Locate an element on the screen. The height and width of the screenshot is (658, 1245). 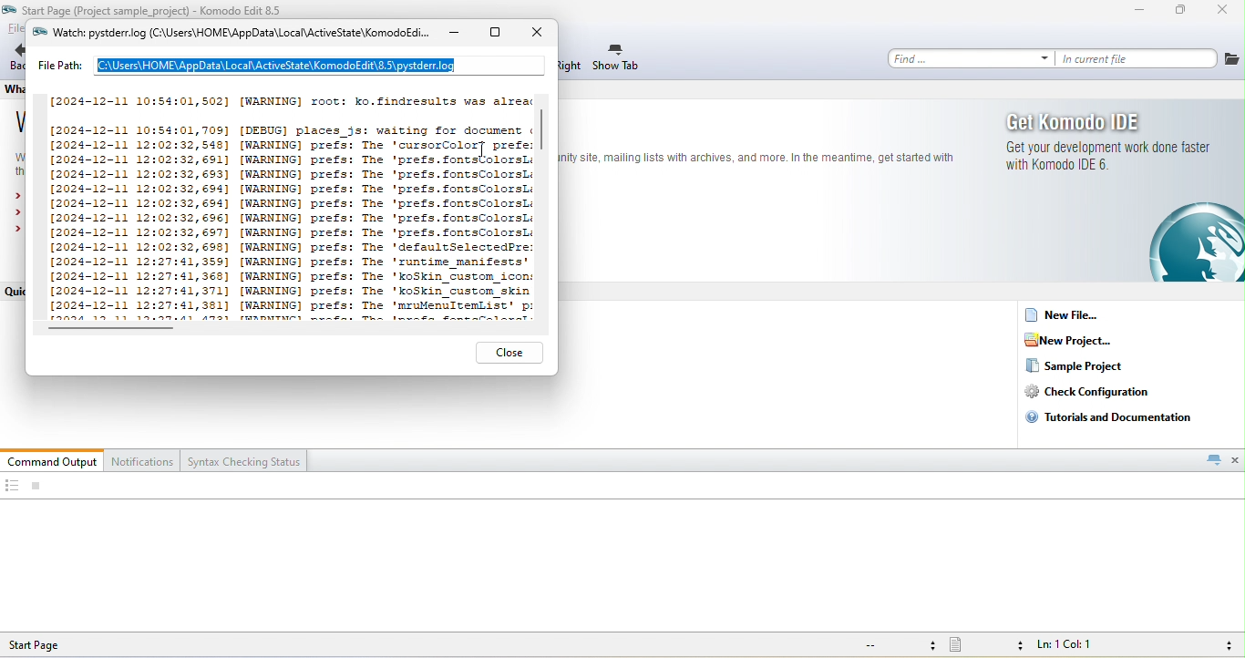
vertical scroll bar is located at coordinates (542, 144).